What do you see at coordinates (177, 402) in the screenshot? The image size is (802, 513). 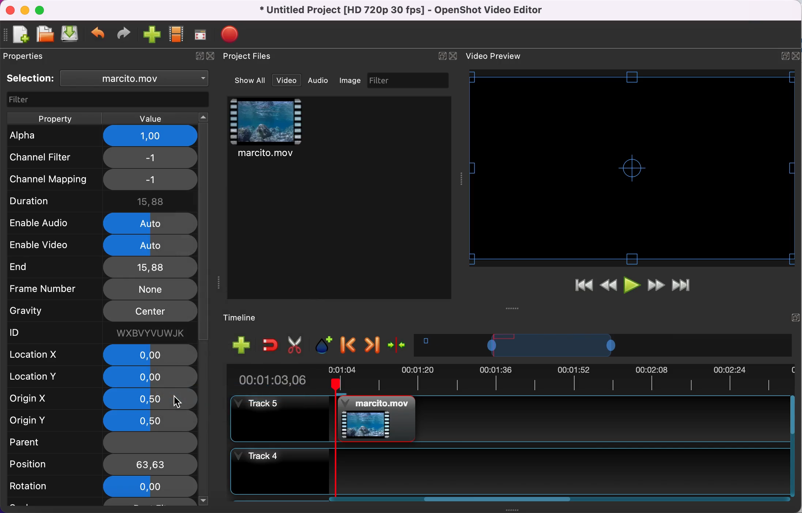 I see `cursor` at bounding box center [177, 402].